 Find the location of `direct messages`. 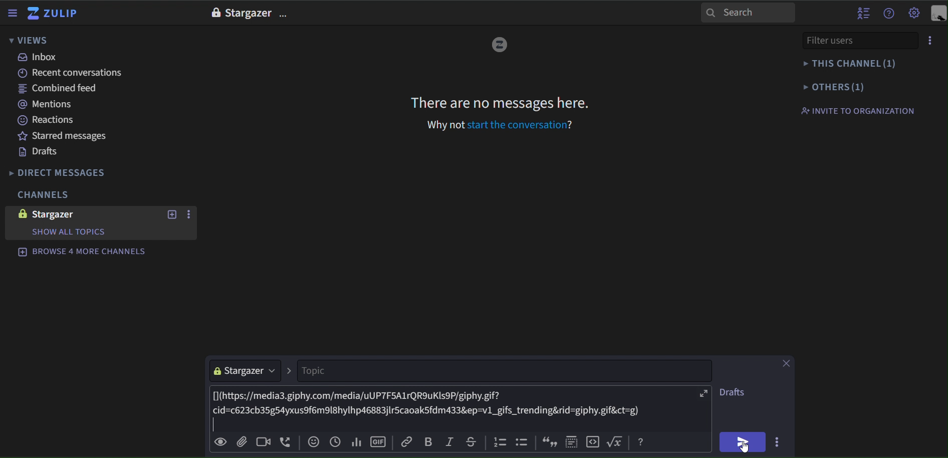

direct messages is located at coordinates (66, 173).